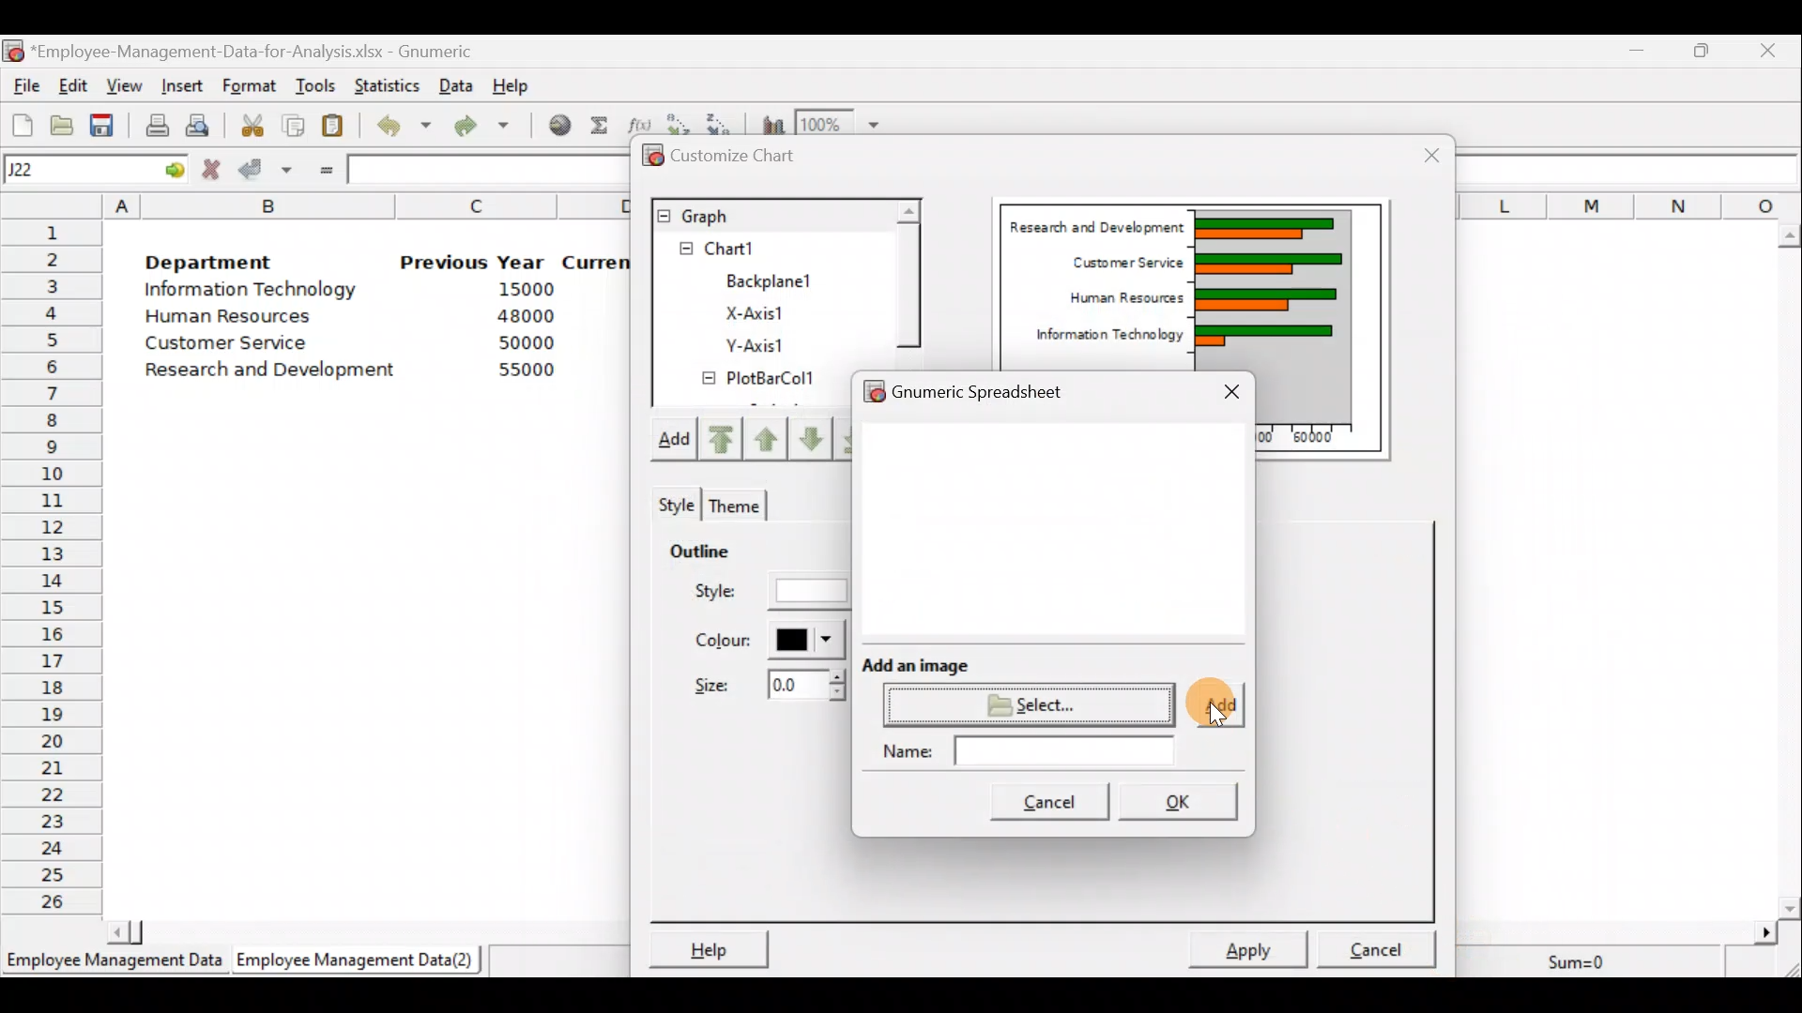 This screenshot has height=1013, width=1802. Describe the element at coordinates (1791, 565) in the screenshot. I see `Scroll bar` at that location.